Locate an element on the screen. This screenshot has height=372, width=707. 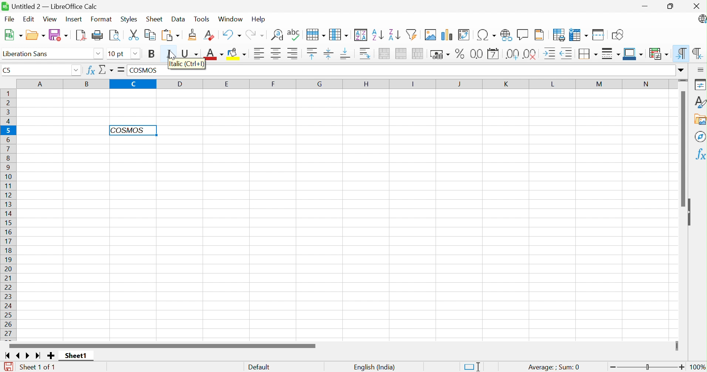
Functions is located at coordinates (699, 155).